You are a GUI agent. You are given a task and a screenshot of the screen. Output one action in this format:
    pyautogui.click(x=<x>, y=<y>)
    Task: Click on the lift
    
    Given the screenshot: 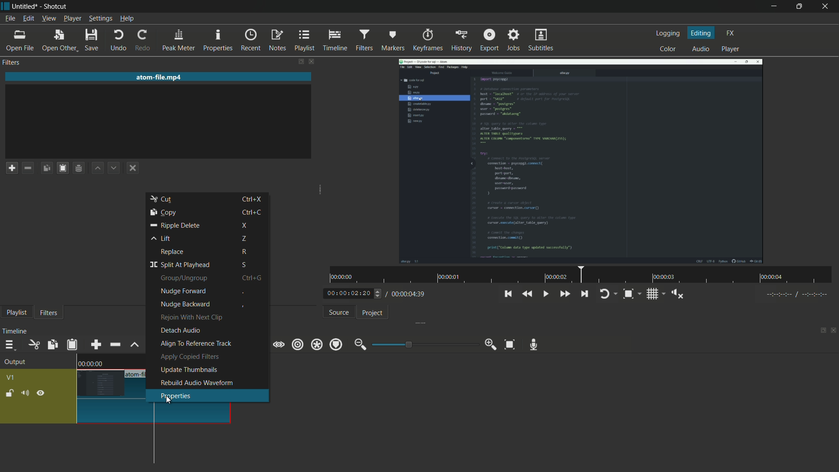 What is the action you would take?
    pyautogui.click(x=136, y=345)
    